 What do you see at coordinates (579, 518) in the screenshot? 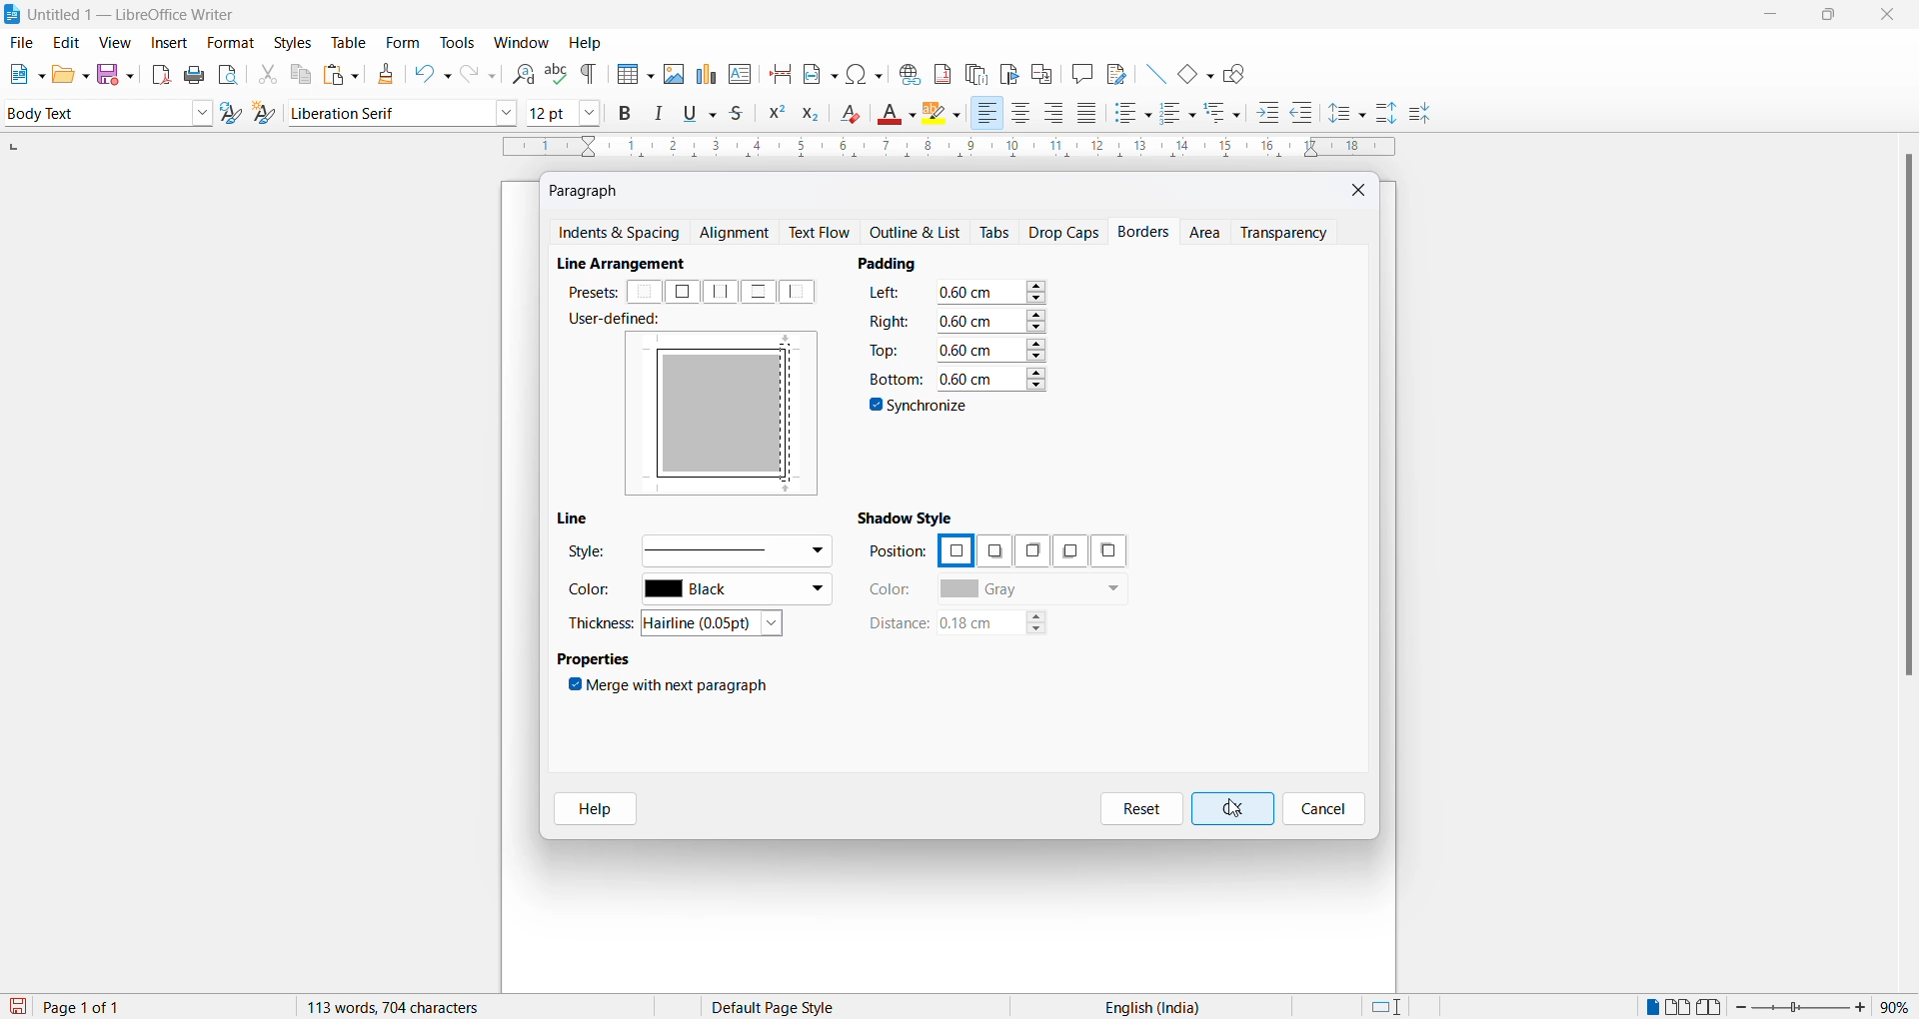
I see `line` at bounding box center [579, 518].